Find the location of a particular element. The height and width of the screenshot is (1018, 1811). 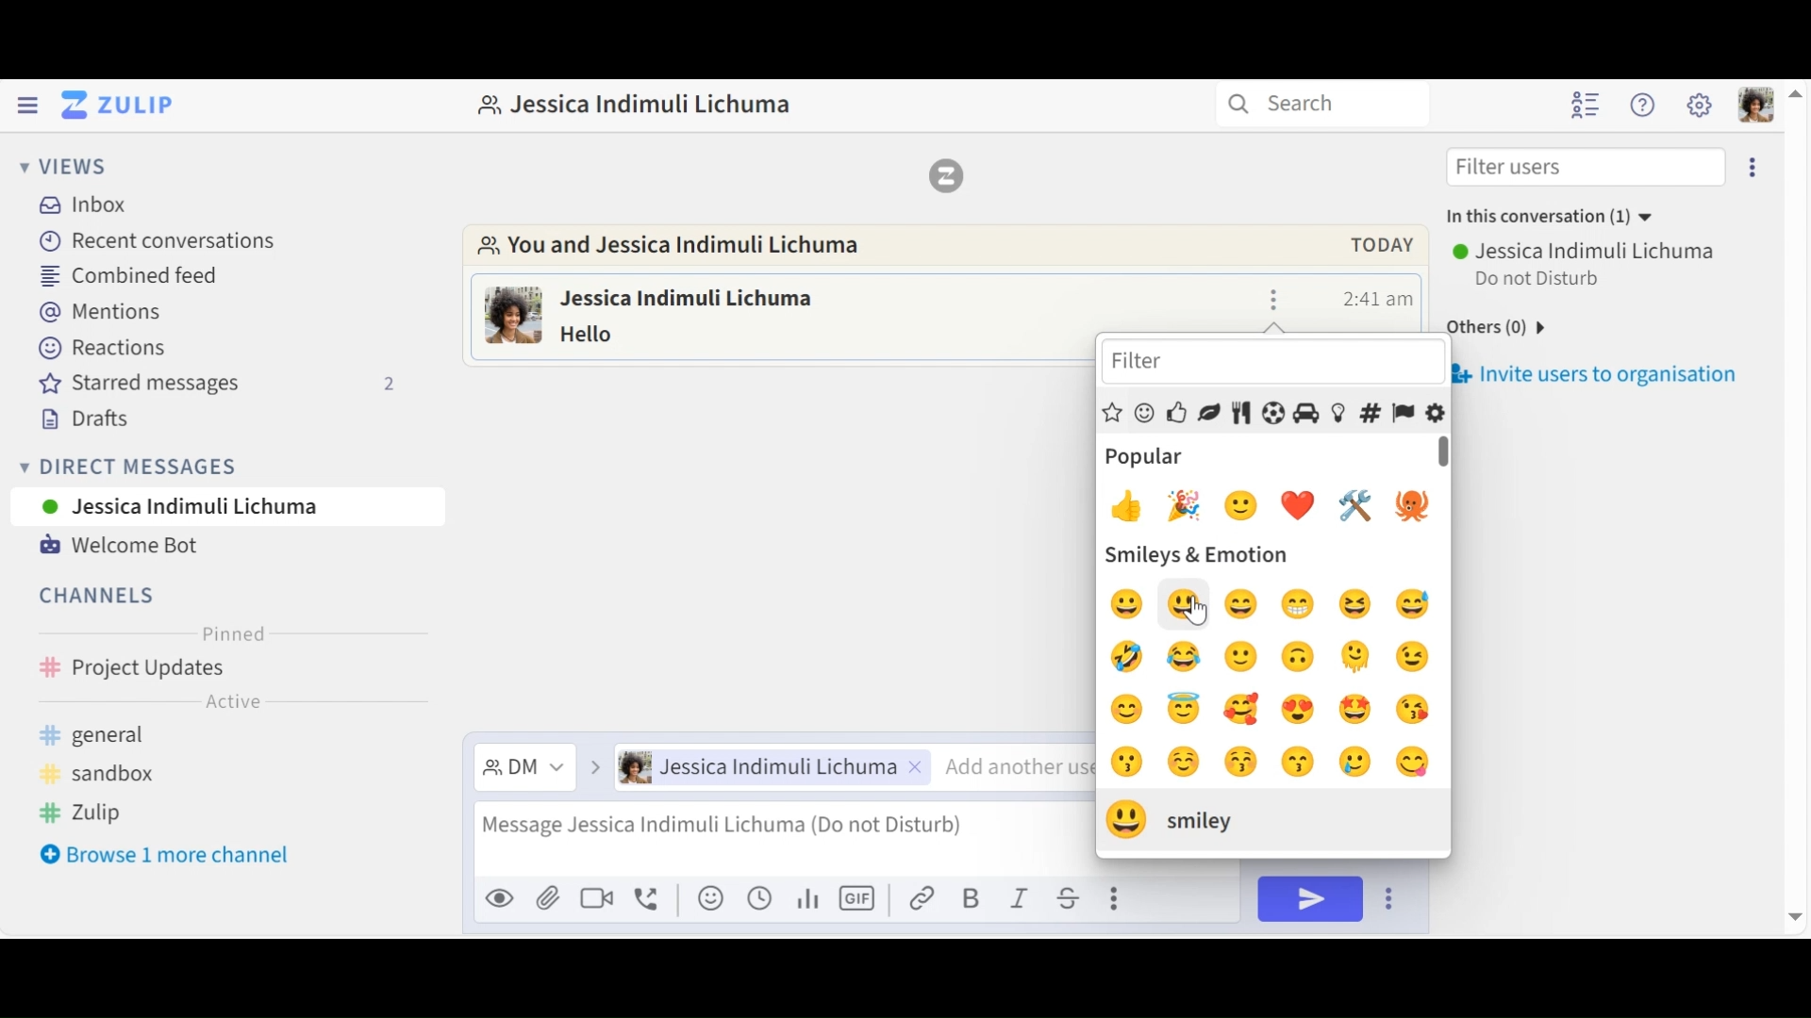

cursor is located at coordinates (1197, 614).